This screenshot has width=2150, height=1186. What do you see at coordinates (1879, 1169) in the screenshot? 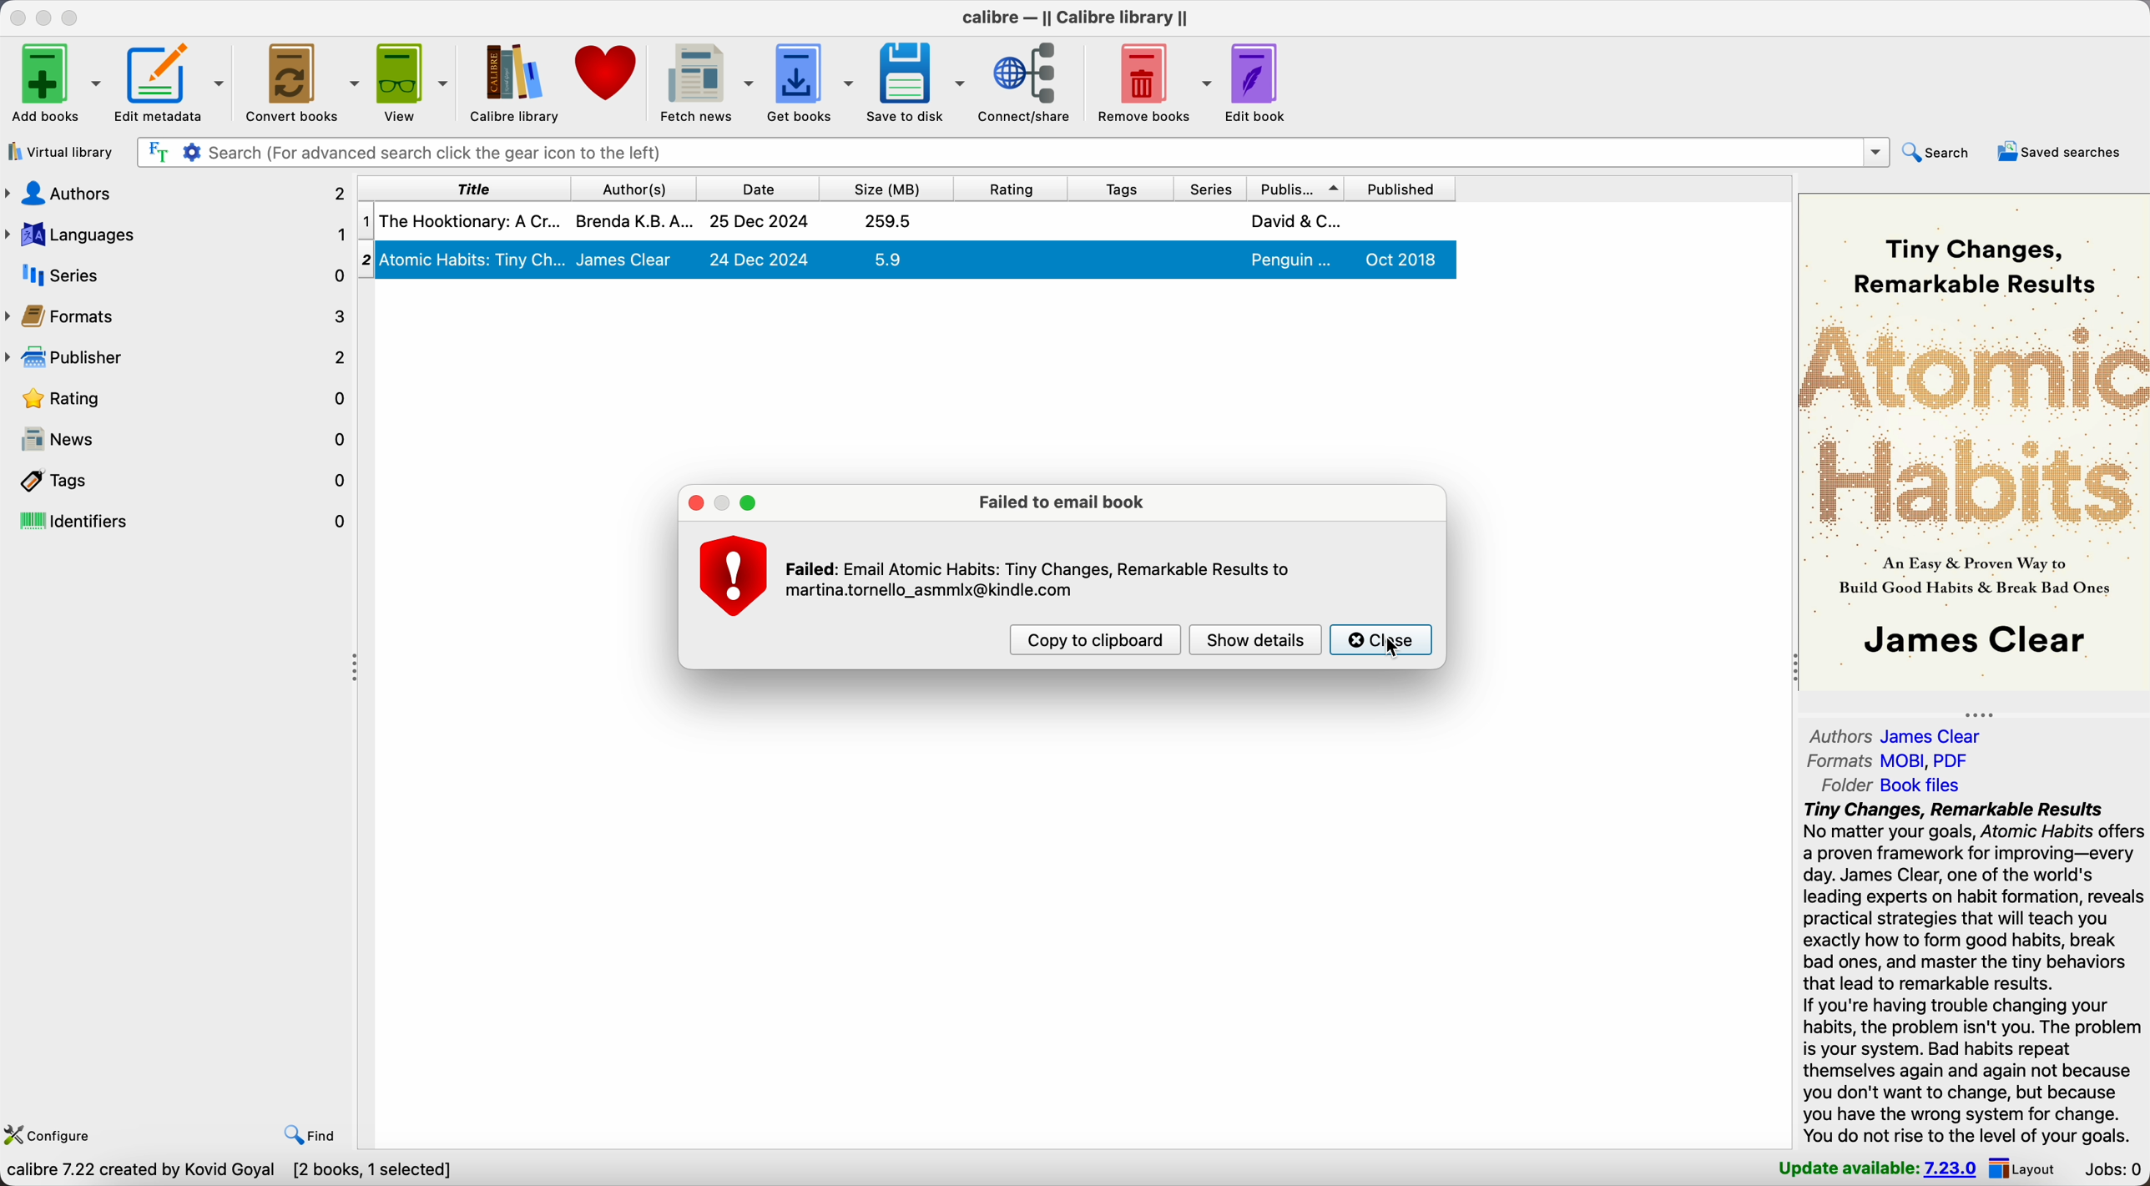
I see `update available` at bounding box center [1879, 1169].